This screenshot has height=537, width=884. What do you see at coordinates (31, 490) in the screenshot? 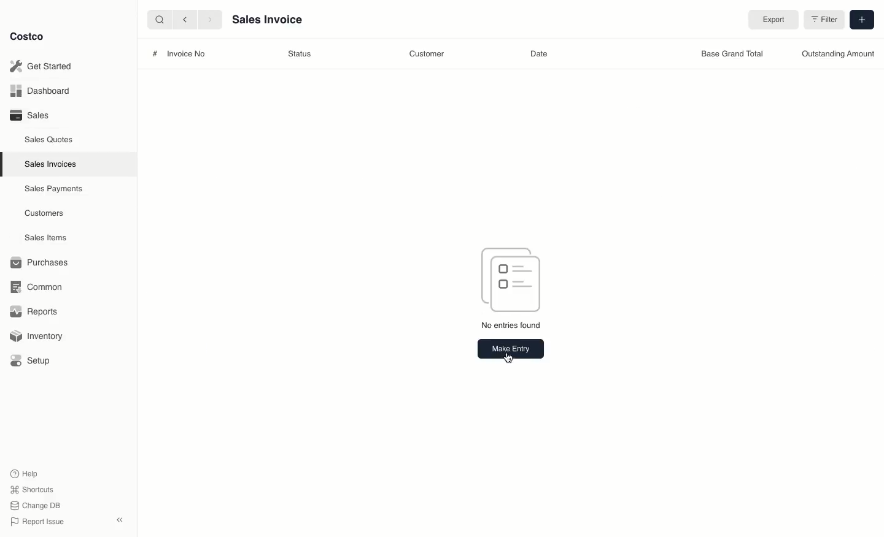
I see `Shortcuts` at bounding box center [31, 490].